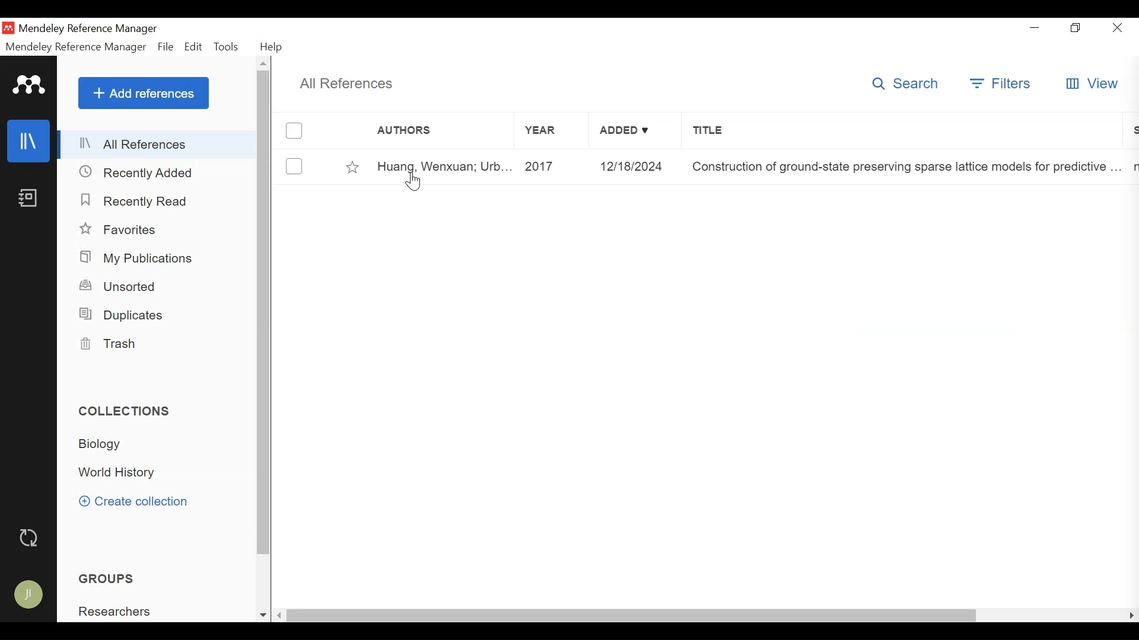 The width and height of the screenshot is (1139, 640). What do you see at coordinates (1128, 616) in the screenshot?
I see `Scroll Right` at bounding box center [1128, 616].